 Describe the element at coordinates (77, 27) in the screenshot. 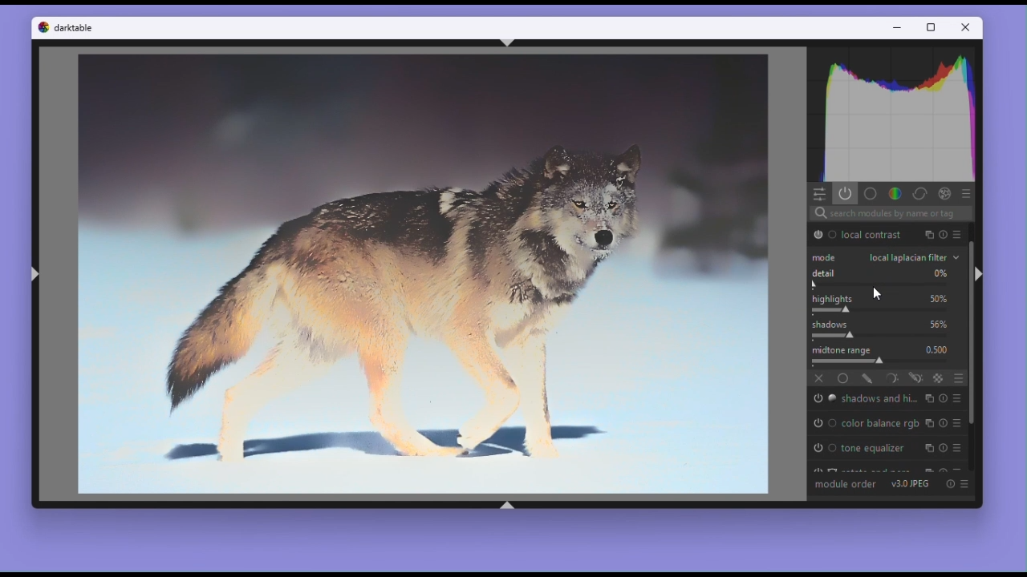

I see `darktable` at that location.